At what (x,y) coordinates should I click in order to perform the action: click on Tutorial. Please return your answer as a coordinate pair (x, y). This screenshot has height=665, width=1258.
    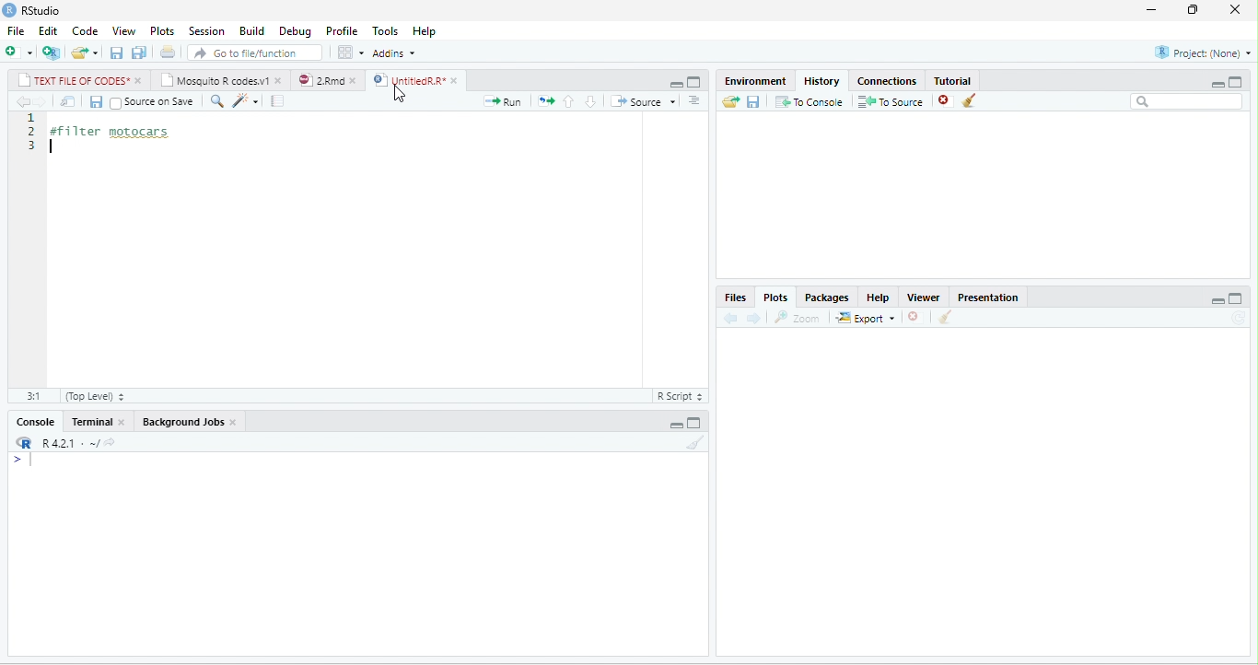
    Looking at the image, I should click on (951, 80).